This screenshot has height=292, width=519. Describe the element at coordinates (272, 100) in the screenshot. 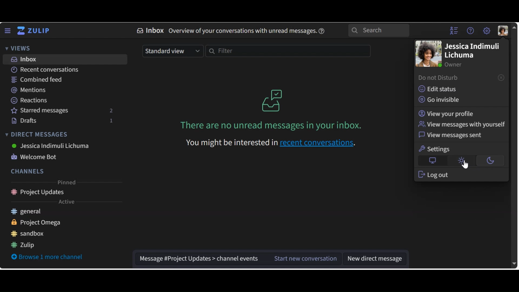

I see `inbox logo` at that location.